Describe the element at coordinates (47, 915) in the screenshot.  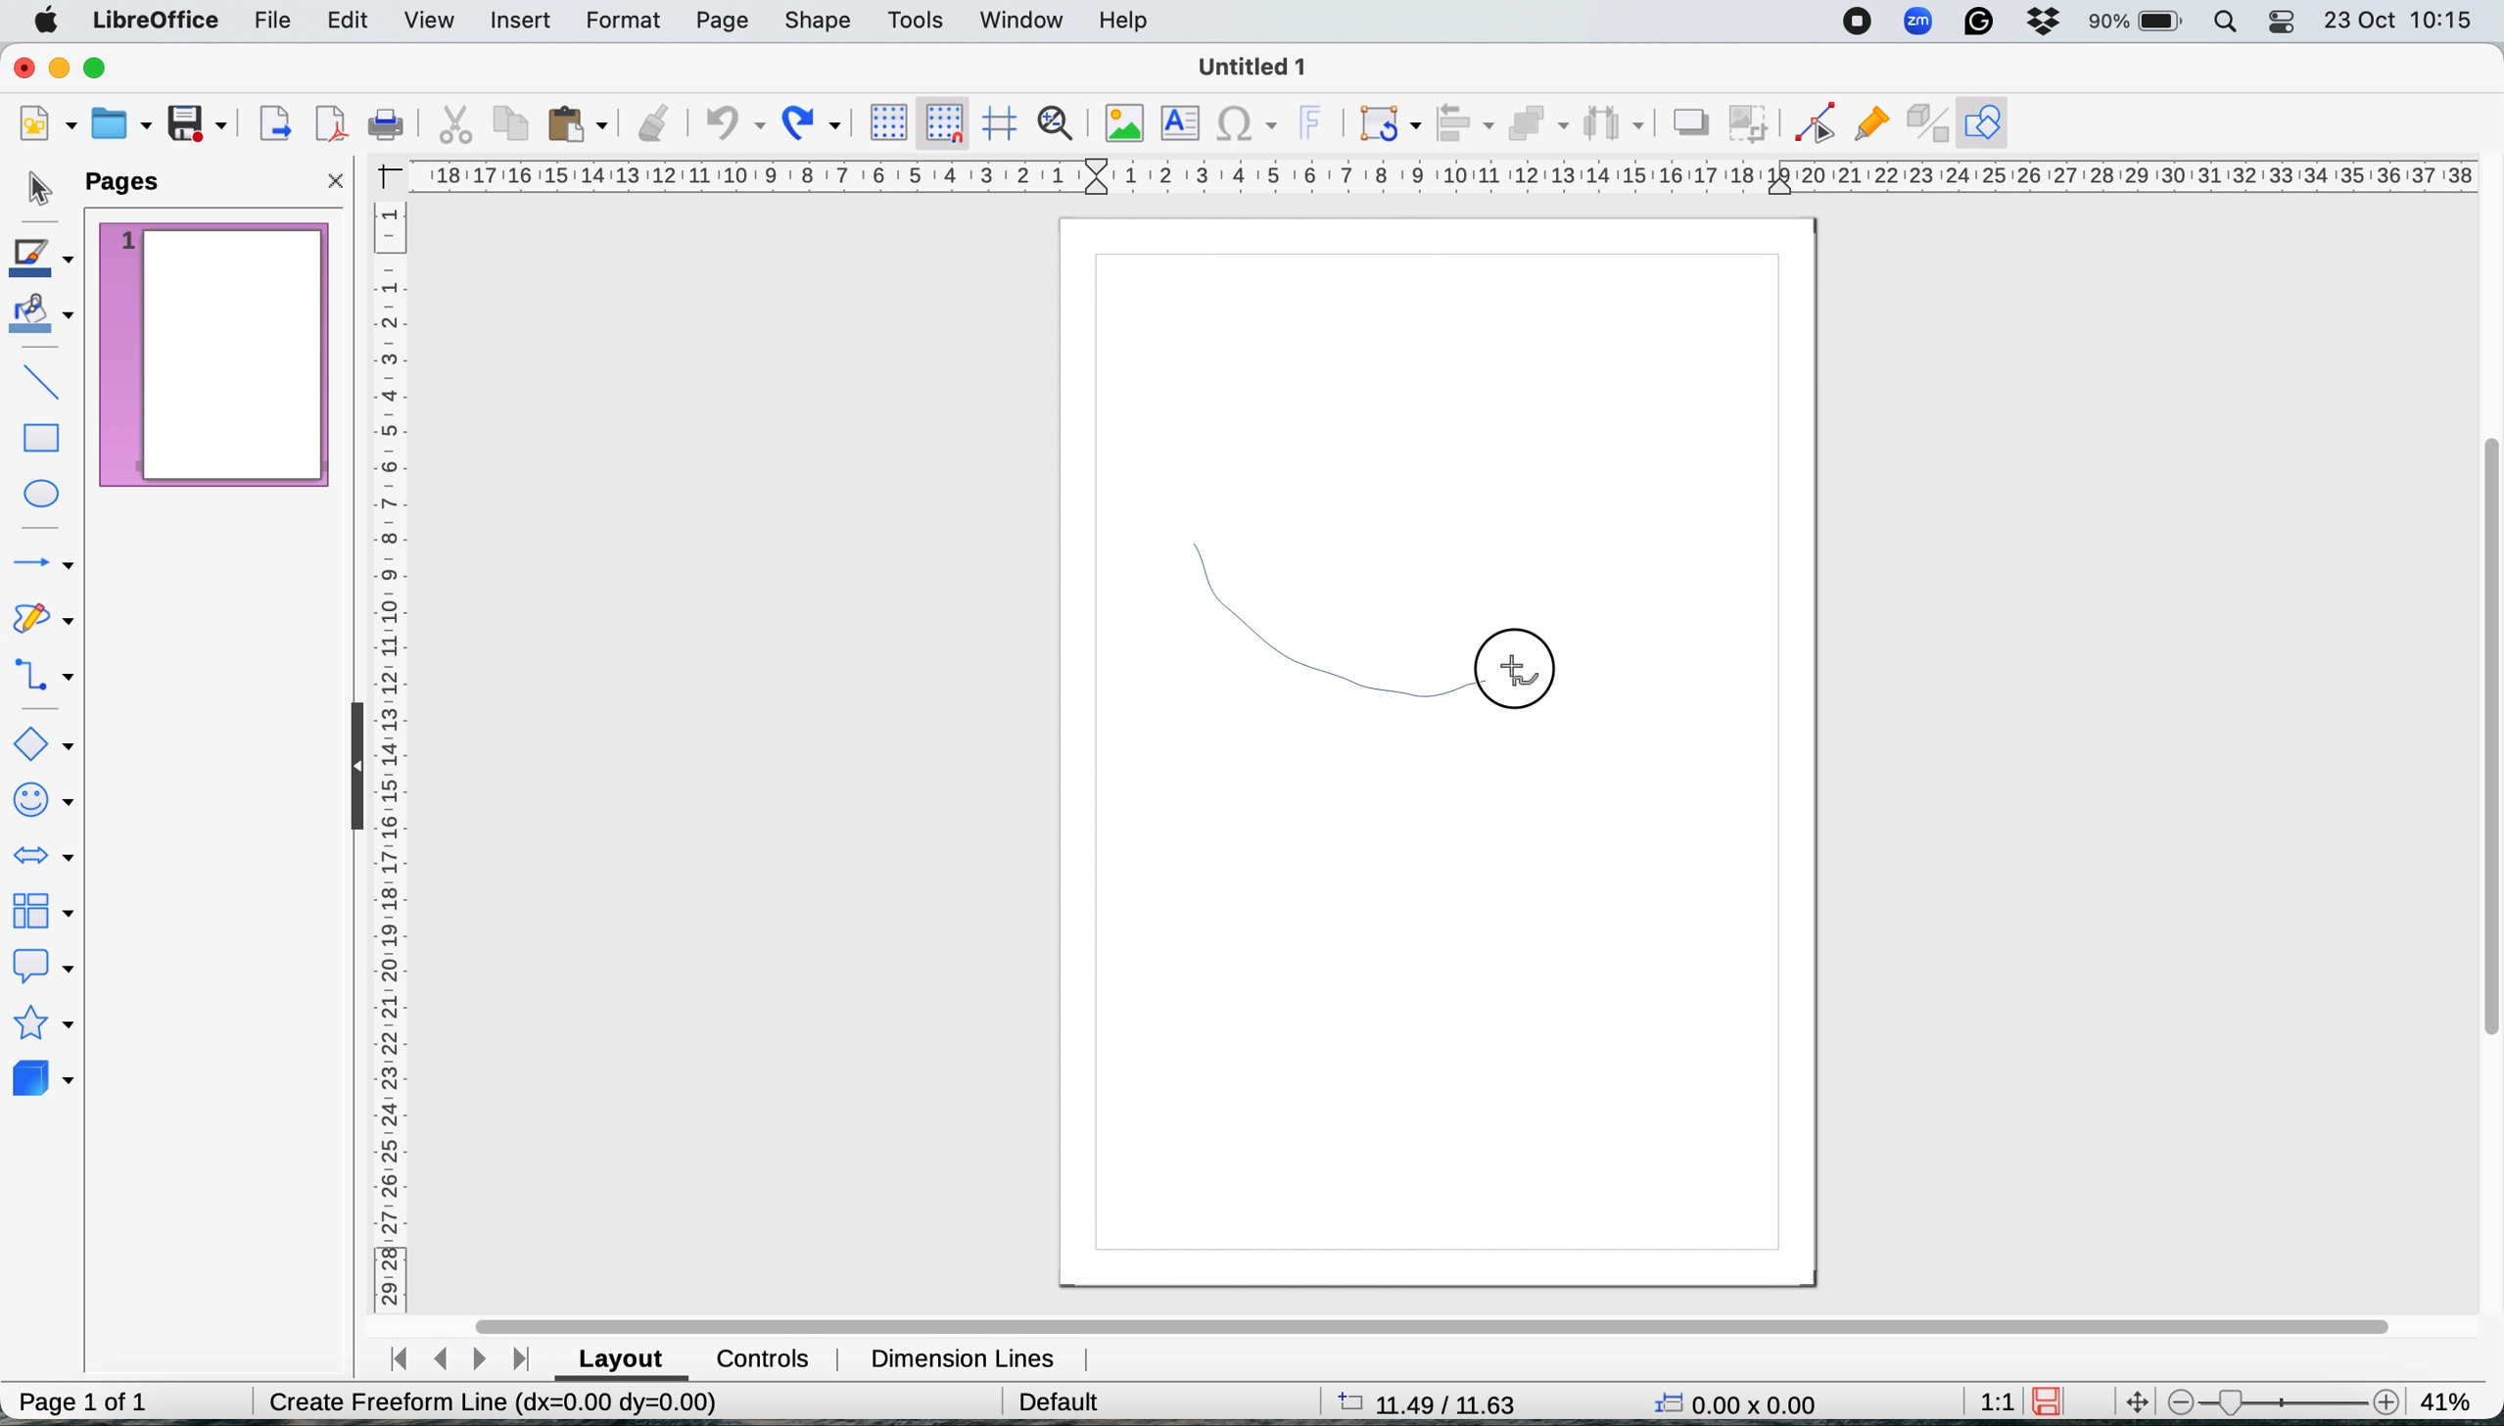
I see `flowchart` at that location.